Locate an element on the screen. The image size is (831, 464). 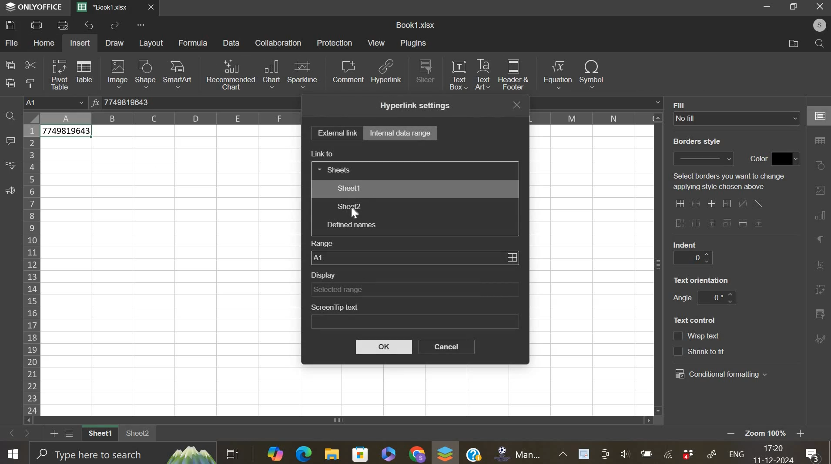
color is located at coordinates (786, 159).